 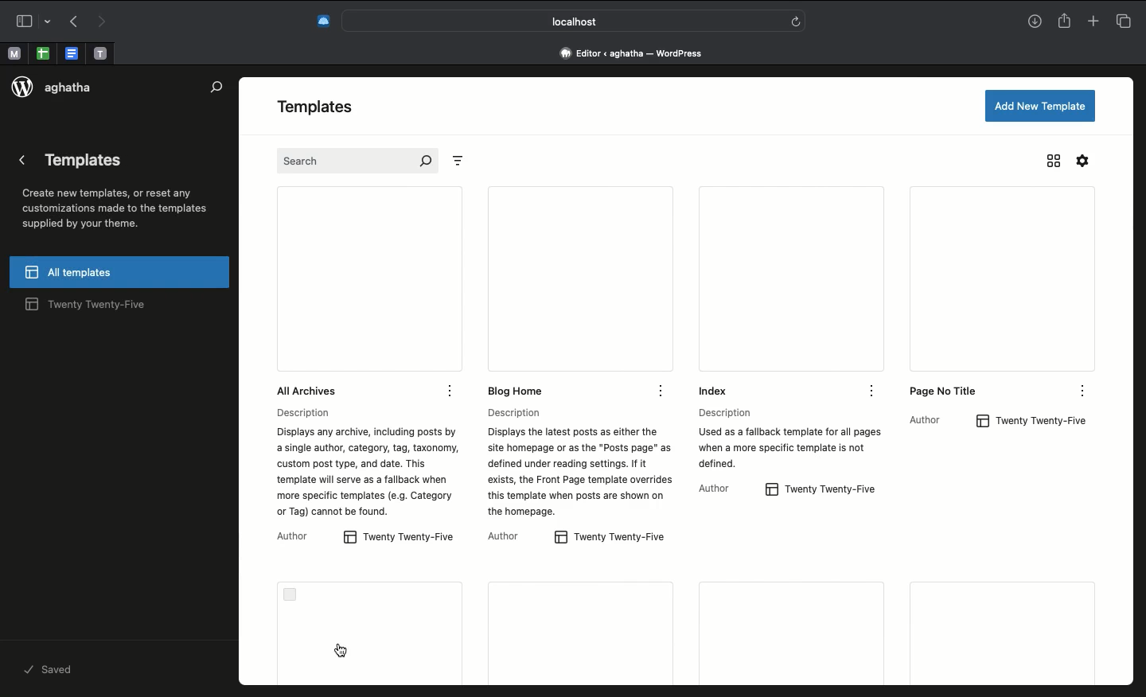 What do you see at coordinates (369, 634) in the screenshot?
I see `Error code` at bounding box center [369, 634].